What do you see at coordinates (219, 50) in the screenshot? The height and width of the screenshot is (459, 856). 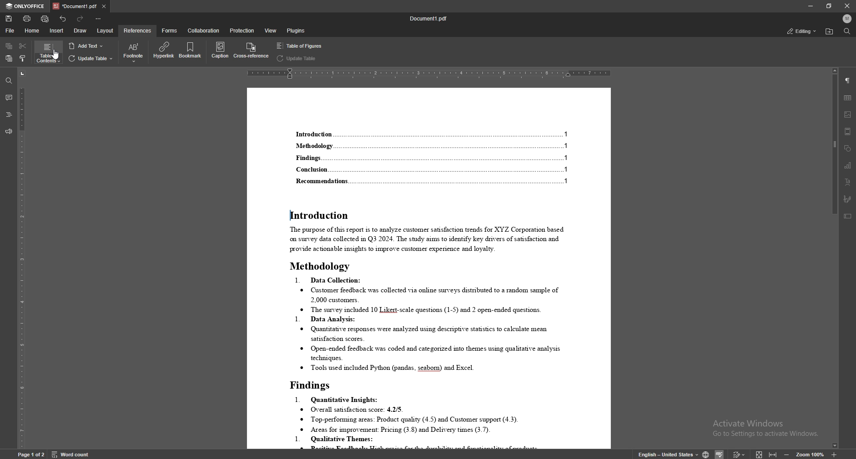 I see `caption` at bounding box center [219, 50].